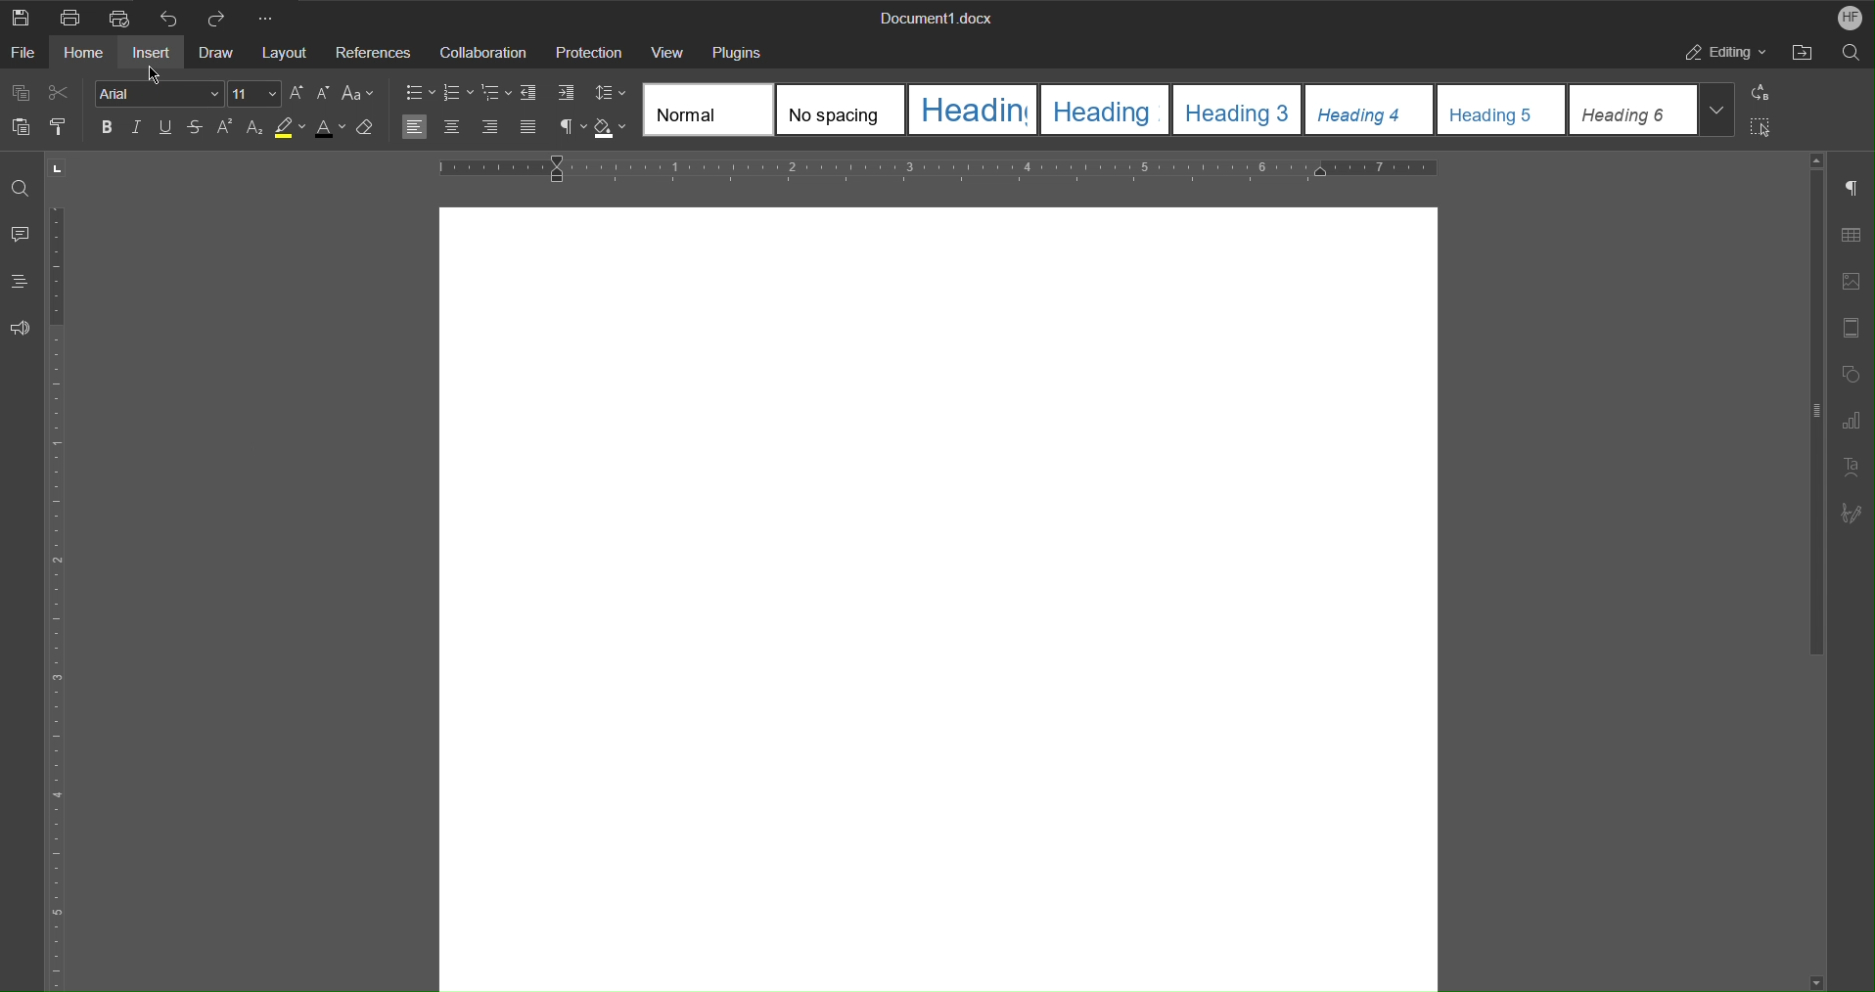  Describe the element at coordinates (22, 189) in the screenshot. I see `Find` at that location.